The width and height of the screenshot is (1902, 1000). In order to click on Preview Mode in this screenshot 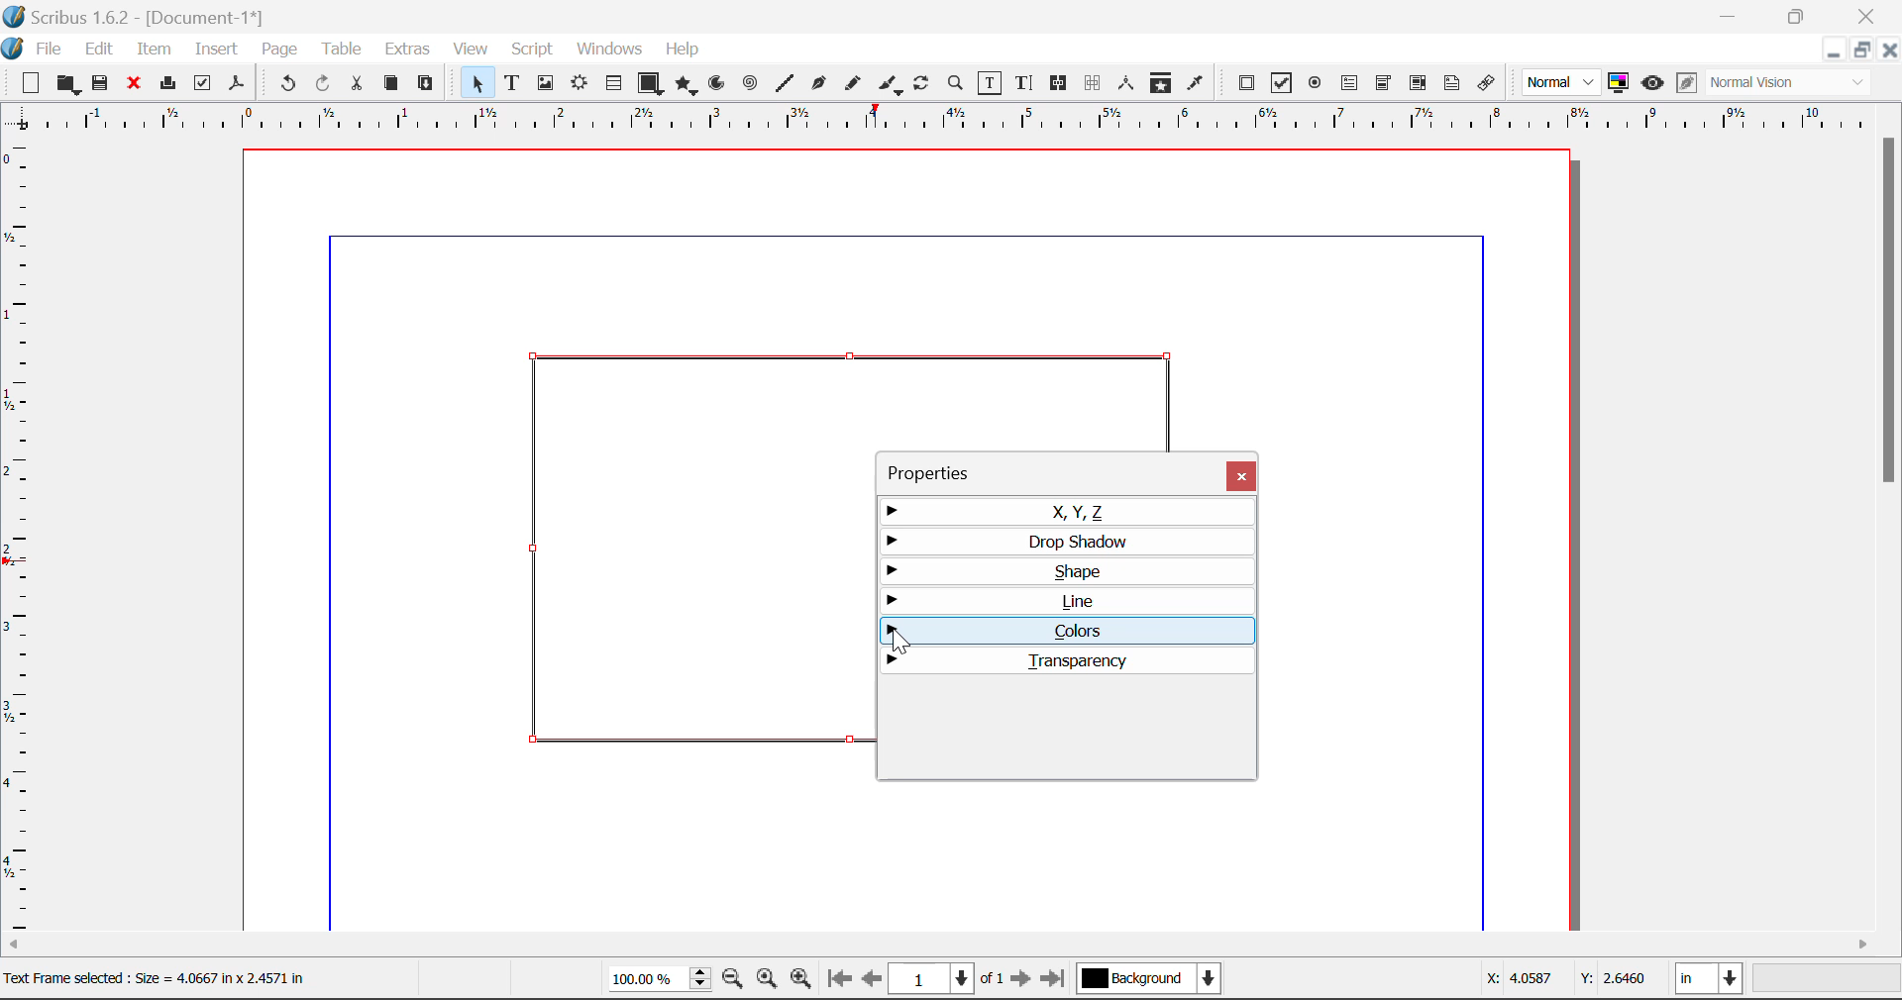, I will do `click(1562, 83)`.